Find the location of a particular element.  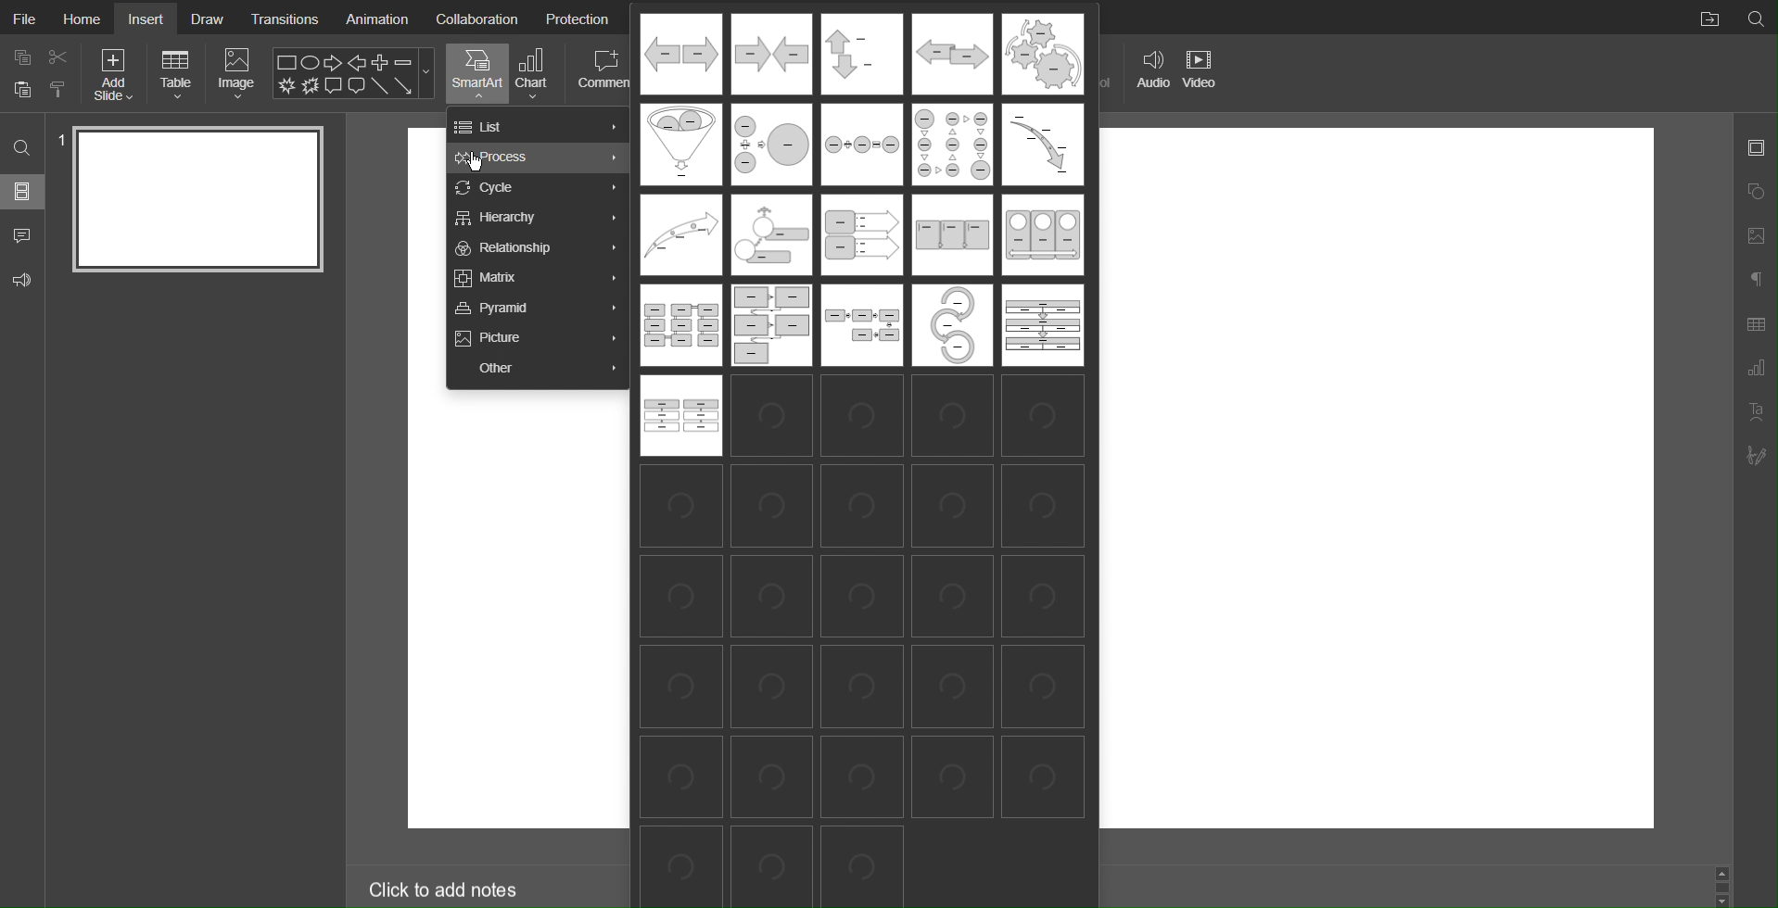

Shape Settings is located at coordinates (1755, 192).